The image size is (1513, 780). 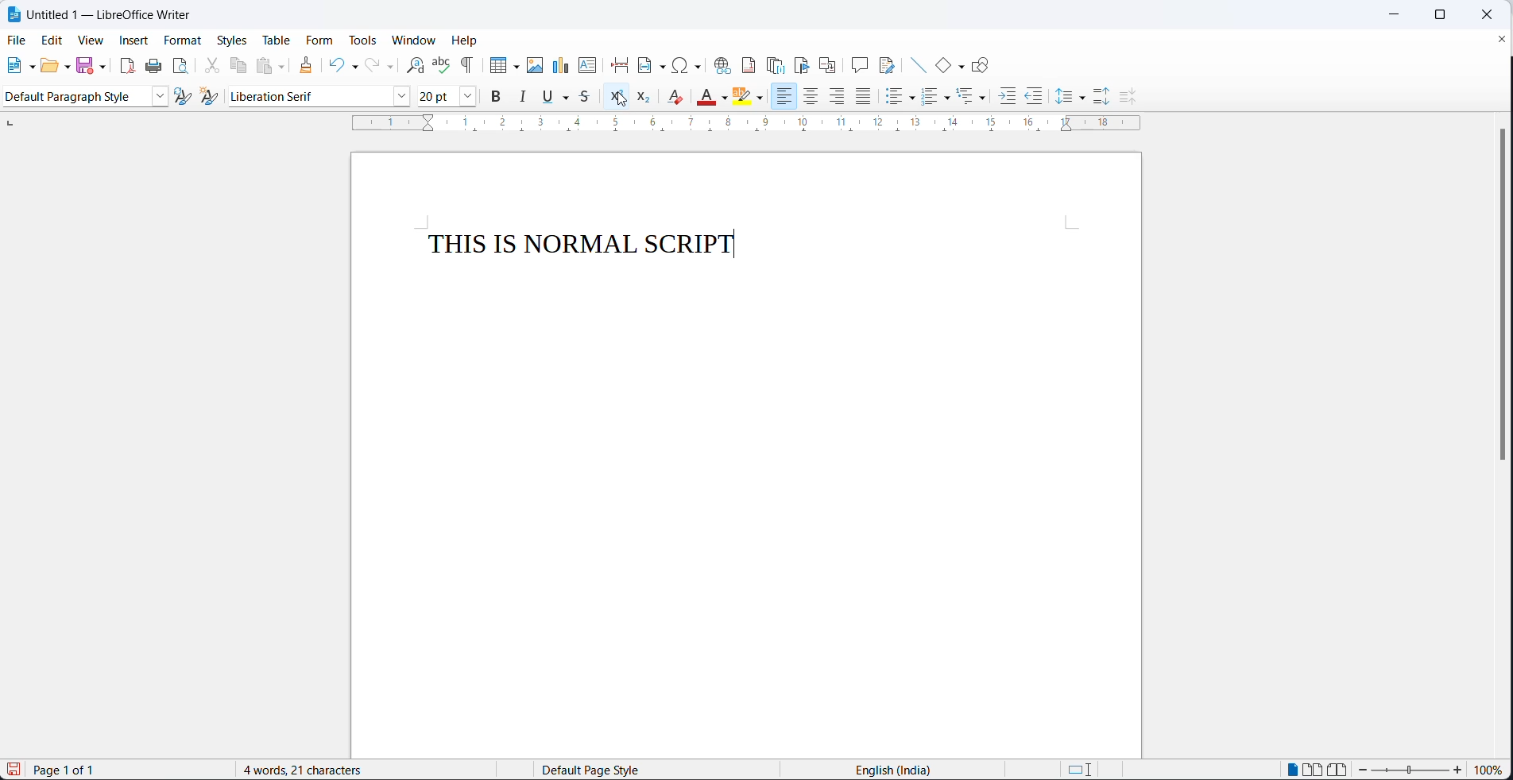 I want to click on multipage view, so click(x=1314, y=769).